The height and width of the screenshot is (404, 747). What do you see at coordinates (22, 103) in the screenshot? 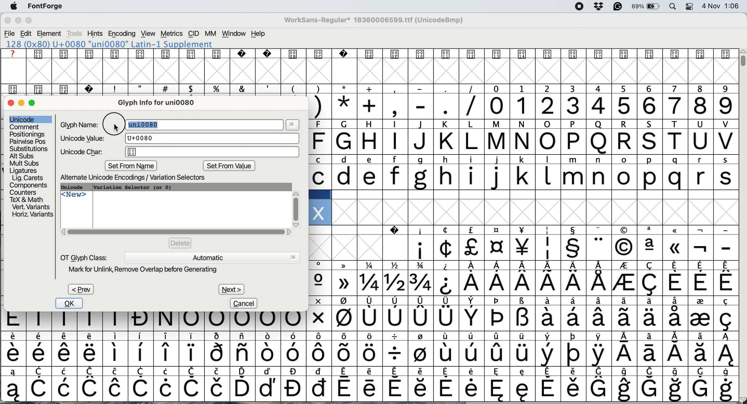
I see `minimise` at bounding box center [22, 103].